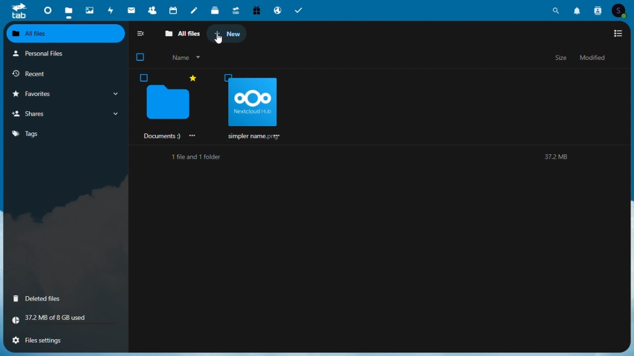 This screenshot has width=634, height=356. I want to click on Size, so click(561, 59).